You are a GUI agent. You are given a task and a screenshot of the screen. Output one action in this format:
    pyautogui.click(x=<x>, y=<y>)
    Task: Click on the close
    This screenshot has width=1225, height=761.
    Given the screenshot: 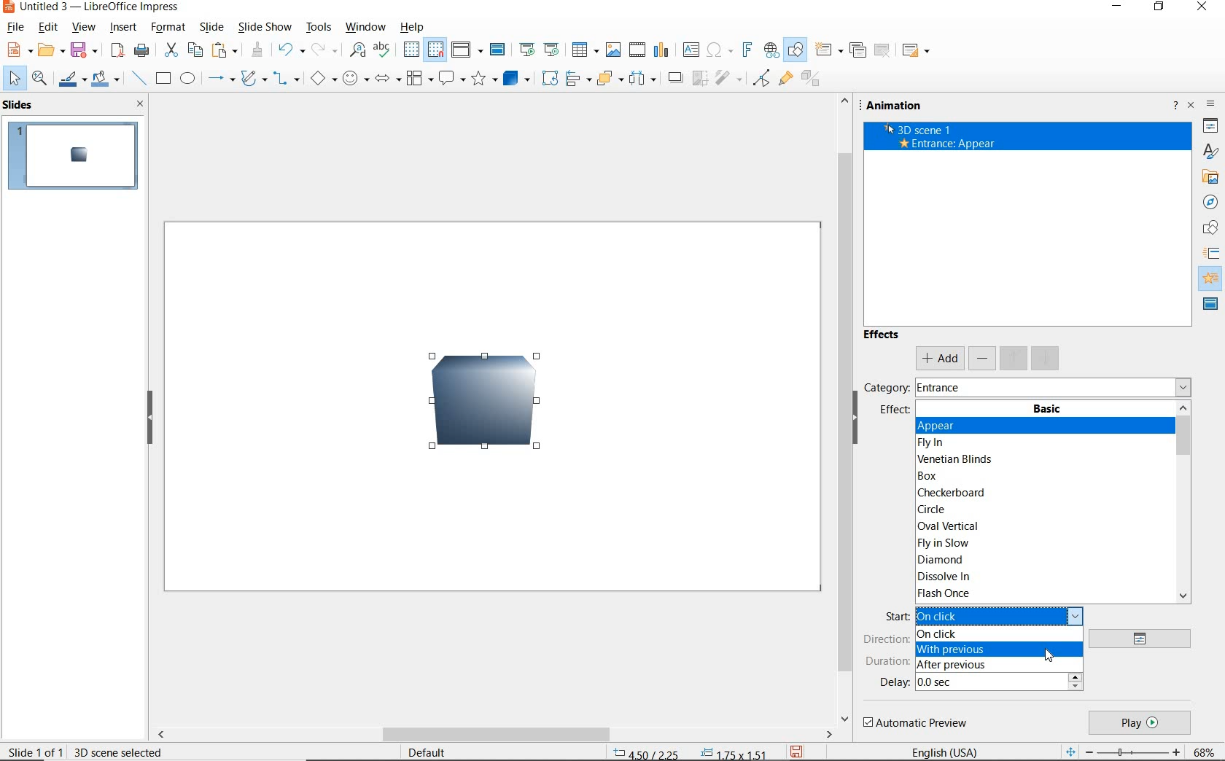 What is the action you would take?
    pyautogui.click(x=1192, y=104)
    